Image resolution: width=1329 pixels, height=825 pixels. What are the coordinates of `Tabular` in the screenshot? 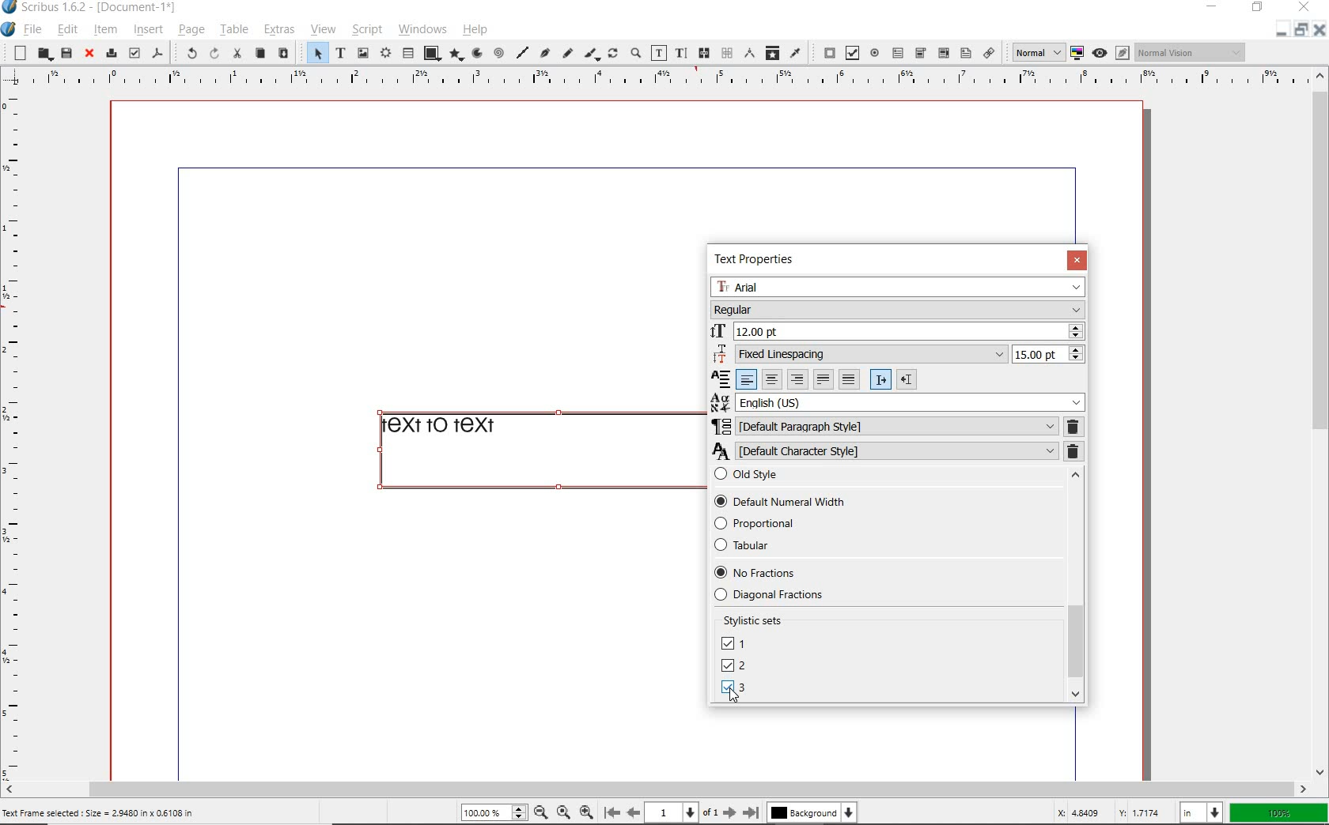 It's located at (763, 545).